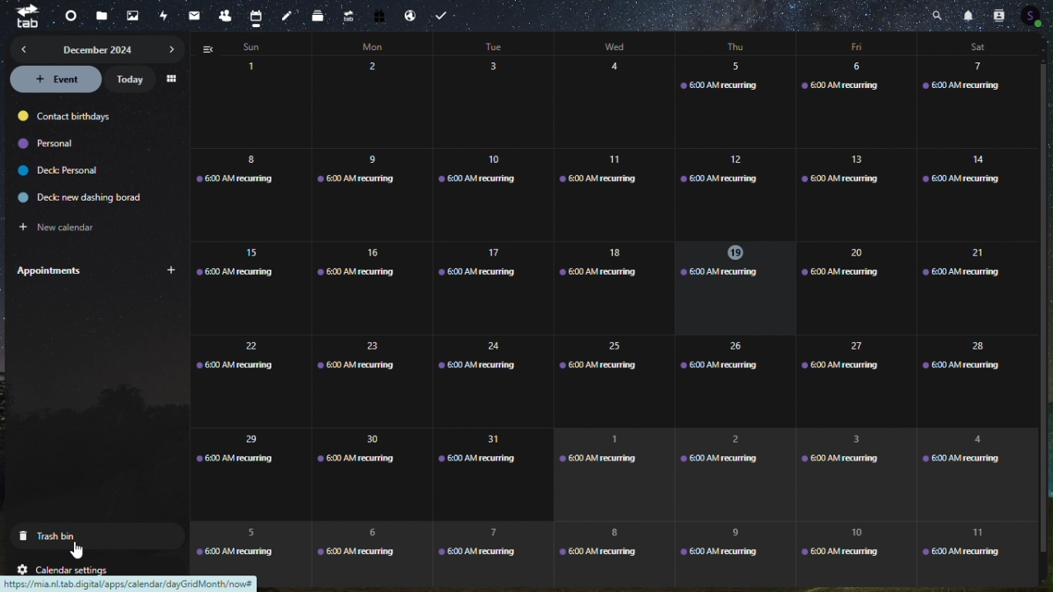 This screenshot has height=592, width=1053. Describe the element at coordinates (100, 14) in the screenshot. I see `files` at that location.